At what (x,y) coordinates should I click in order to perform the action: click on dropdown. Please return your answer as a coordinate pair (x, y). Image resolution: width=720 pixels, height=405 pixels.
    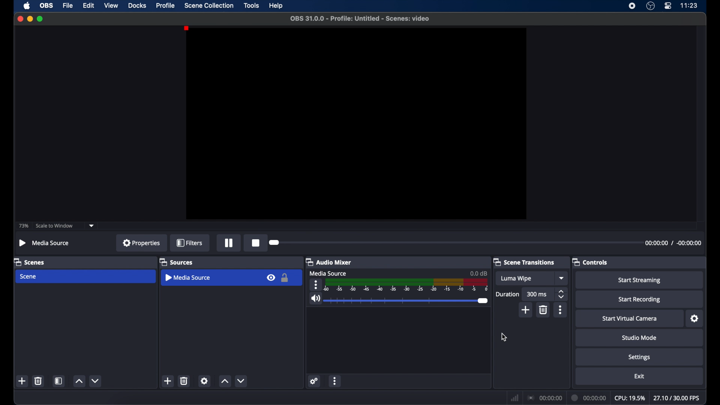
    Looking at the image, I should click on (91, 226).